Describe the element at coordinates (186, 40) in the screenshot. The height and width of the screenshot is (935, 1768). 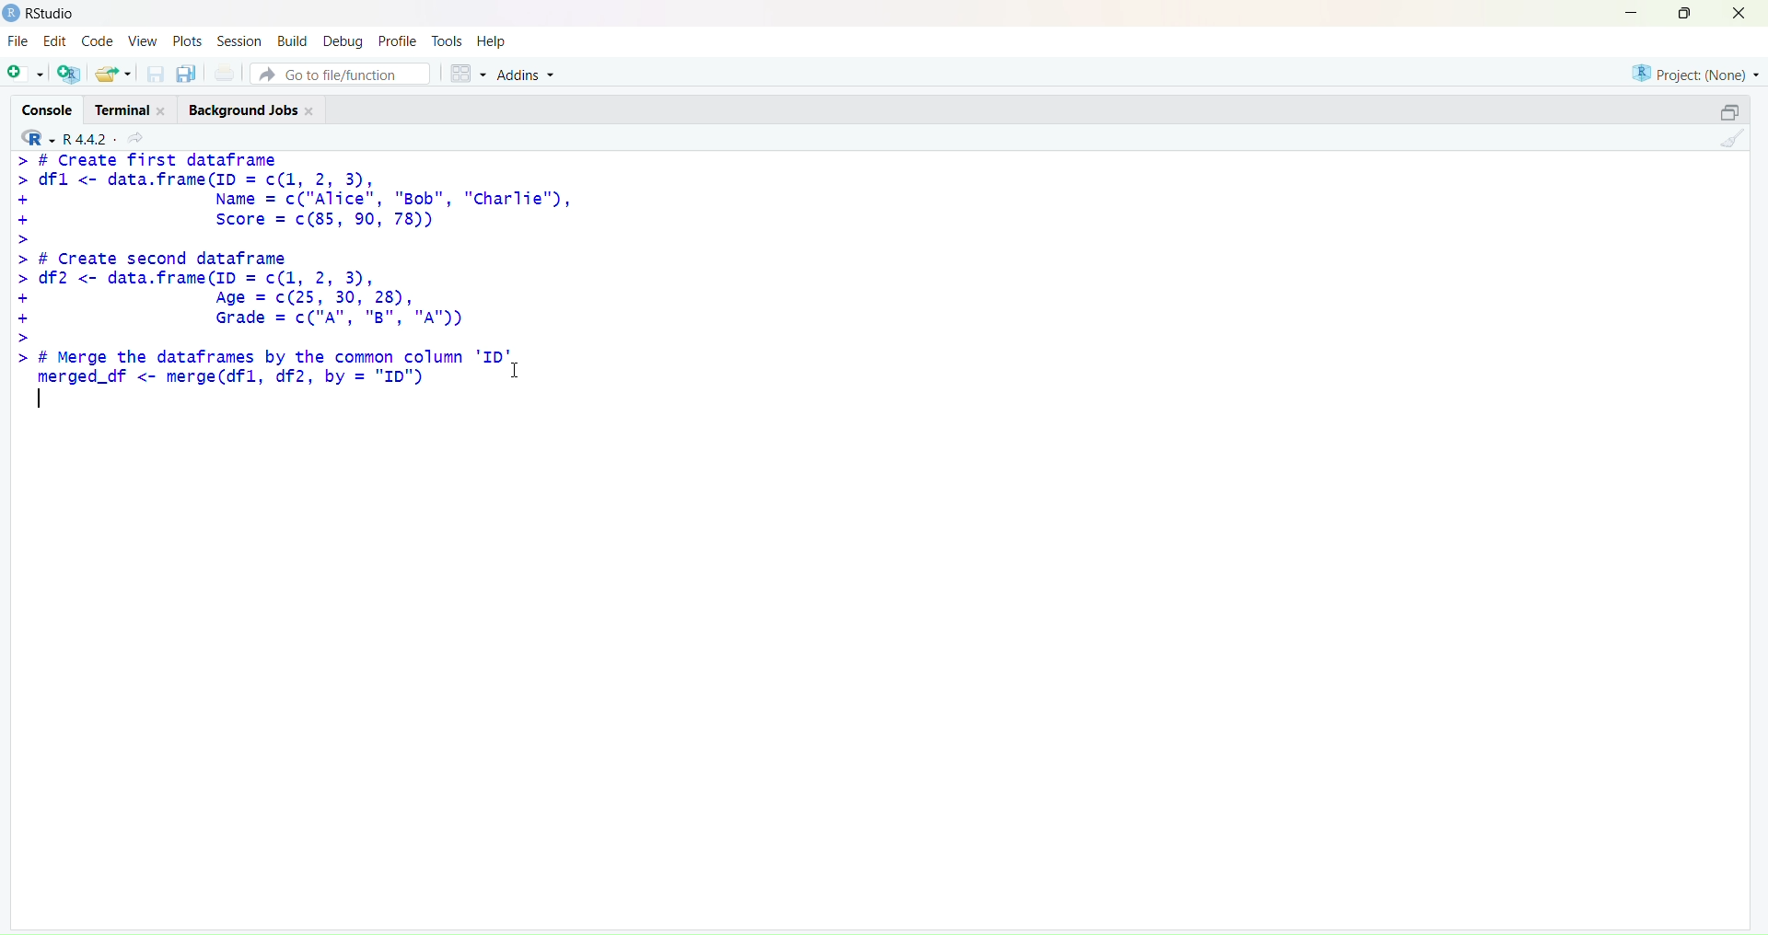
I see `Plots` at that location.